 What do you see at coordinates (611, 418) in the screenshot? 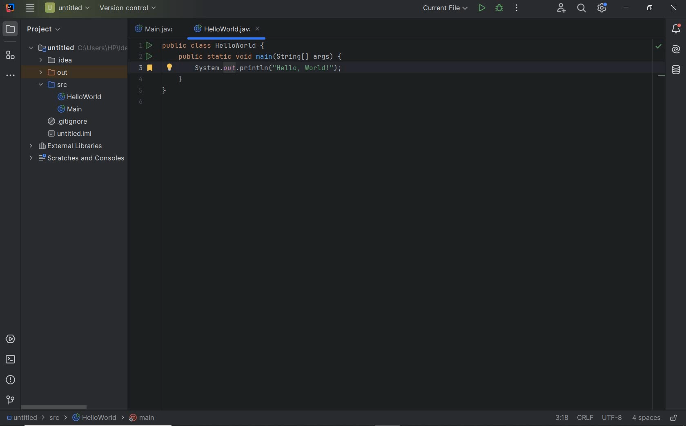
I see `UTF-8(file encoding)` at bounding box center [611, 418].